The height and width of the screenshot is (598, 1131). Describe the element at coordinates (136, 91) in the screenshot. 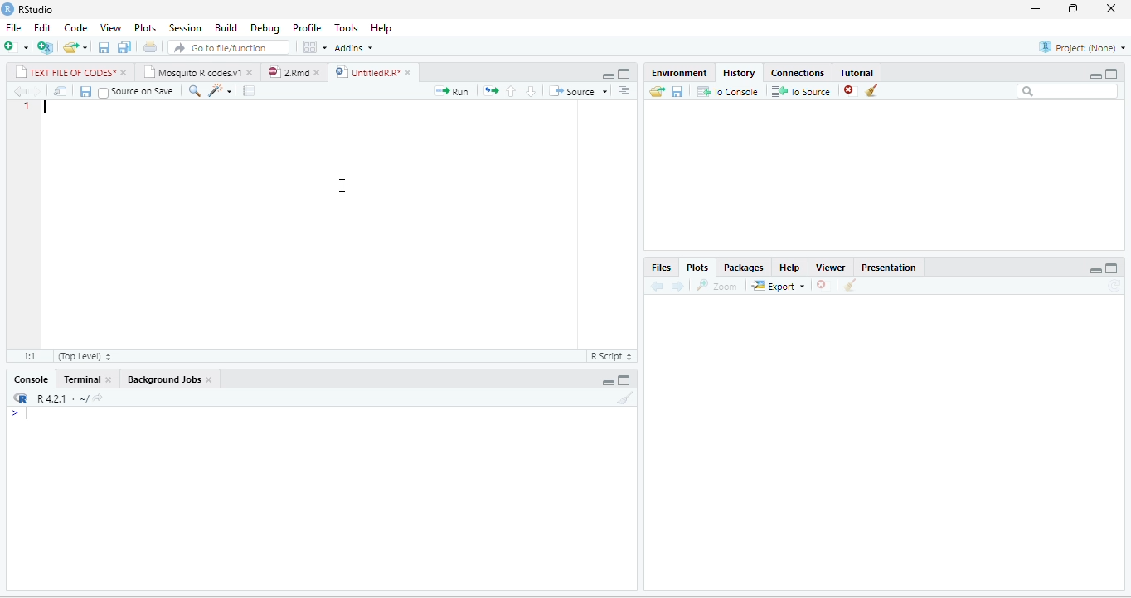

I see `Source on Save` at that location.